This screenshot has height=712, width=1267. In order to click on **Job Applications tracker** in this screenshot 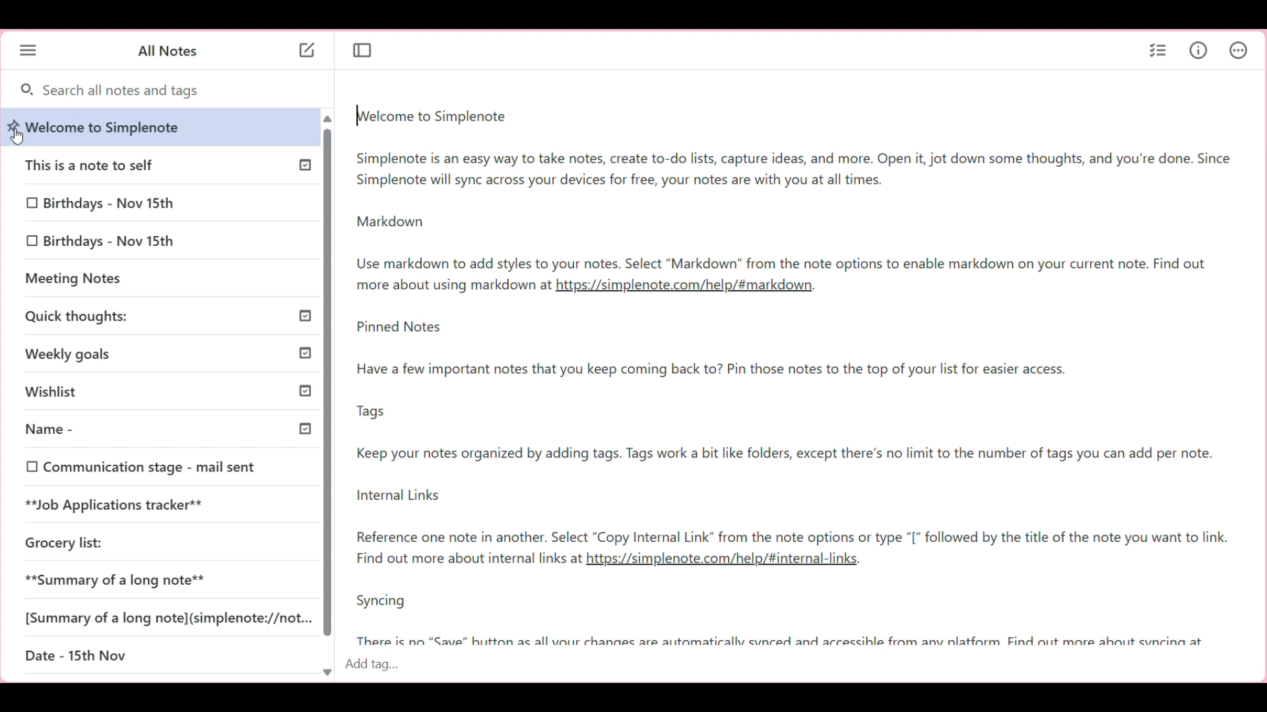, I will do `click(118, 506)`.